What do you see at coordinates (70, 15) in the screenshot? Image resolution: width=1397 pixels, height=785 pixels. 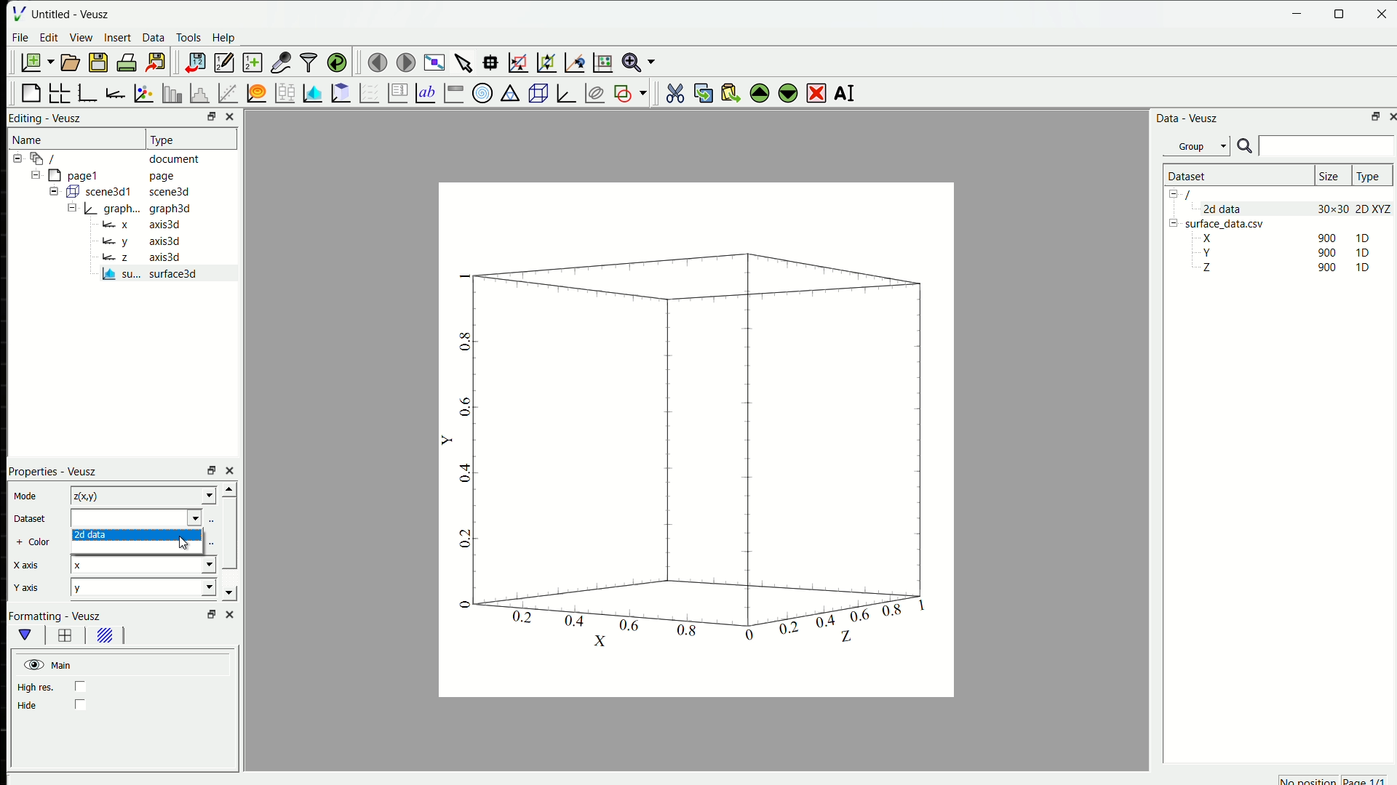 I see `Untitled - Veusz` at bounding box center [70, 15].